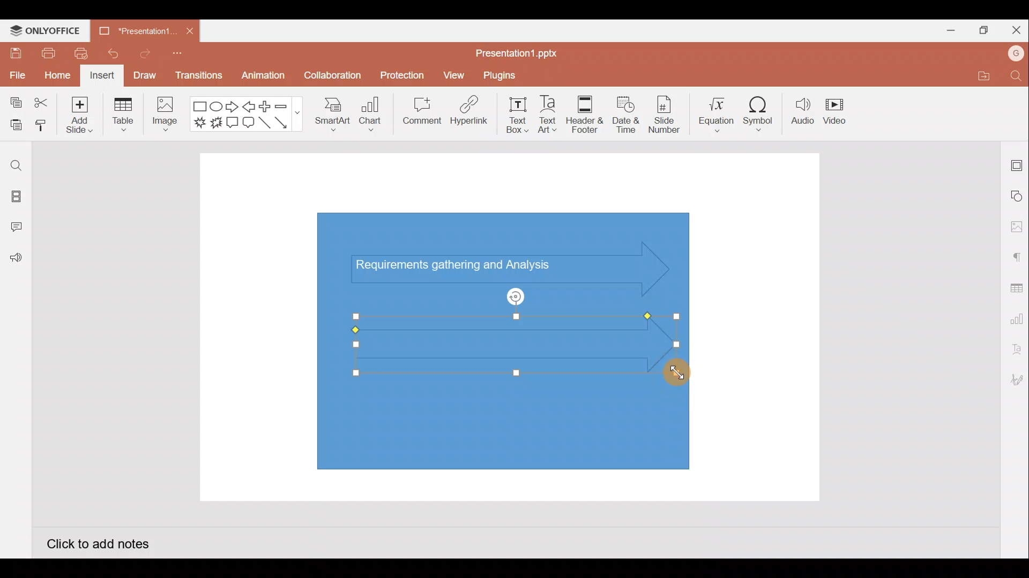 Image resolution: width=1029 pixels, height=578 pixels. What do you see at coordinates (102, 76) in the screenshot?
I see `Insert` at bounding box center [102, 76].